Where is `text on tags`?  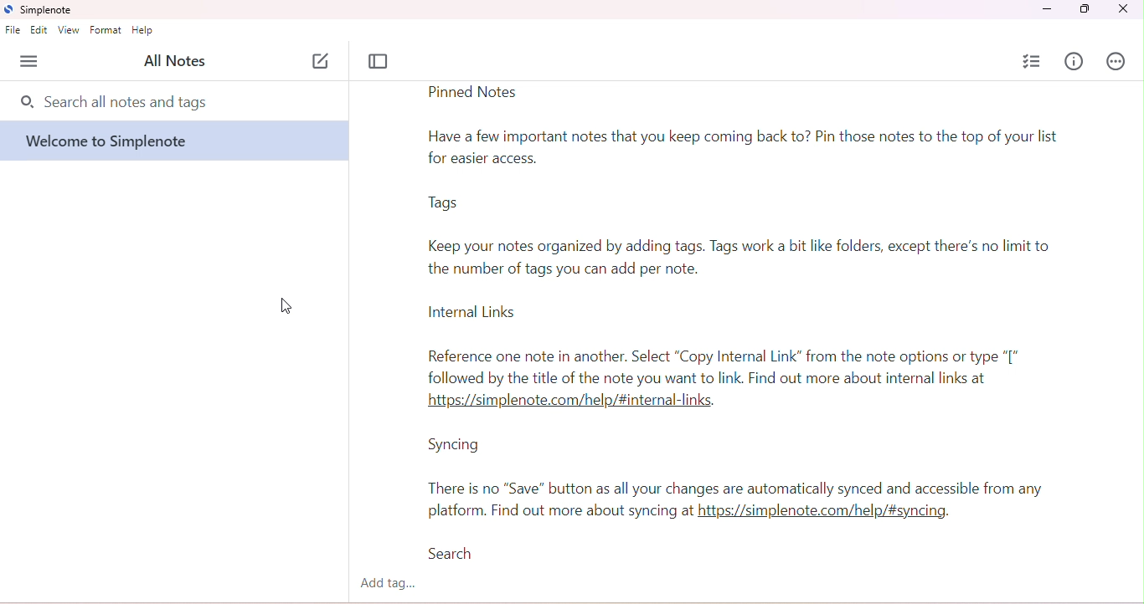 text on tags is located at coordinates (745, 255).